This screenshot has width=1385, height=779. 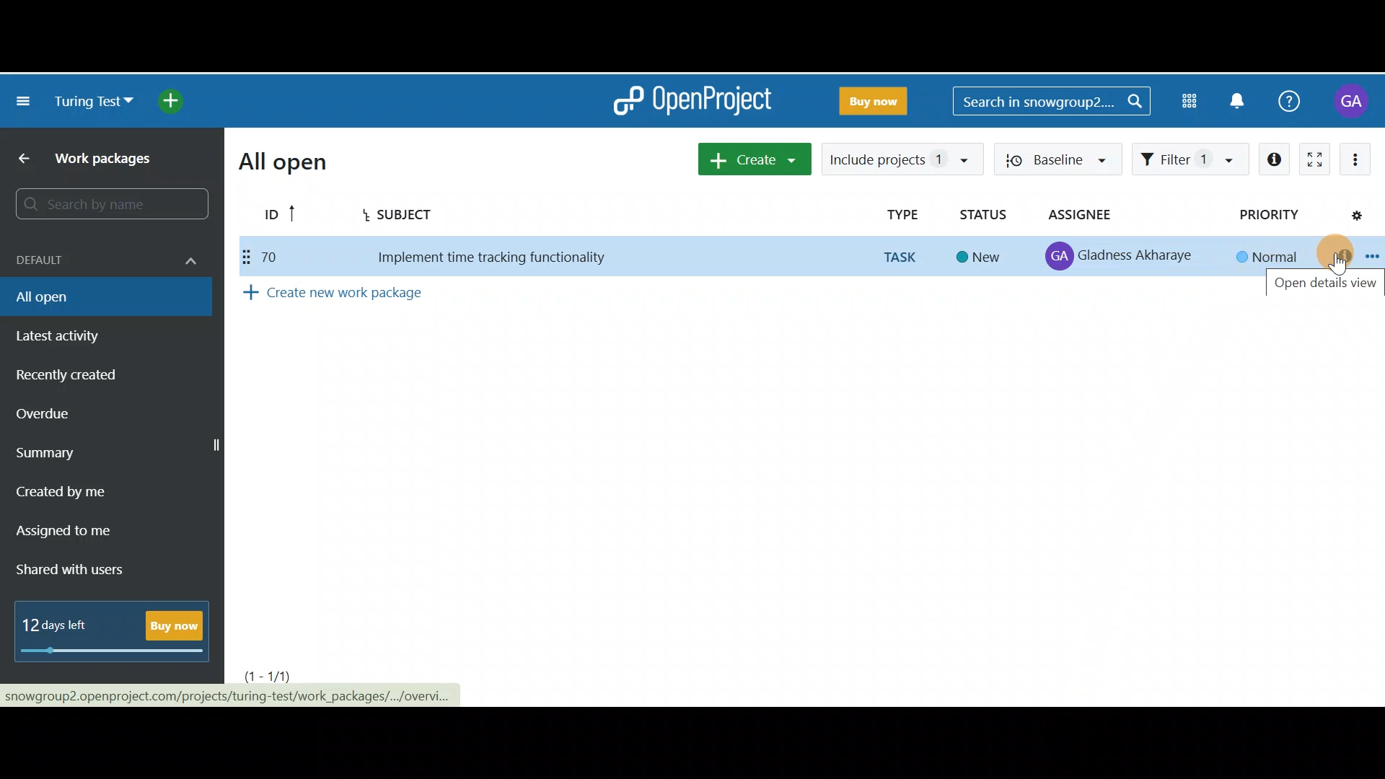 What do you see at coordinates (1192, 99) in the screenshot?
I see `Modules` at bounding box center [1192, 99].